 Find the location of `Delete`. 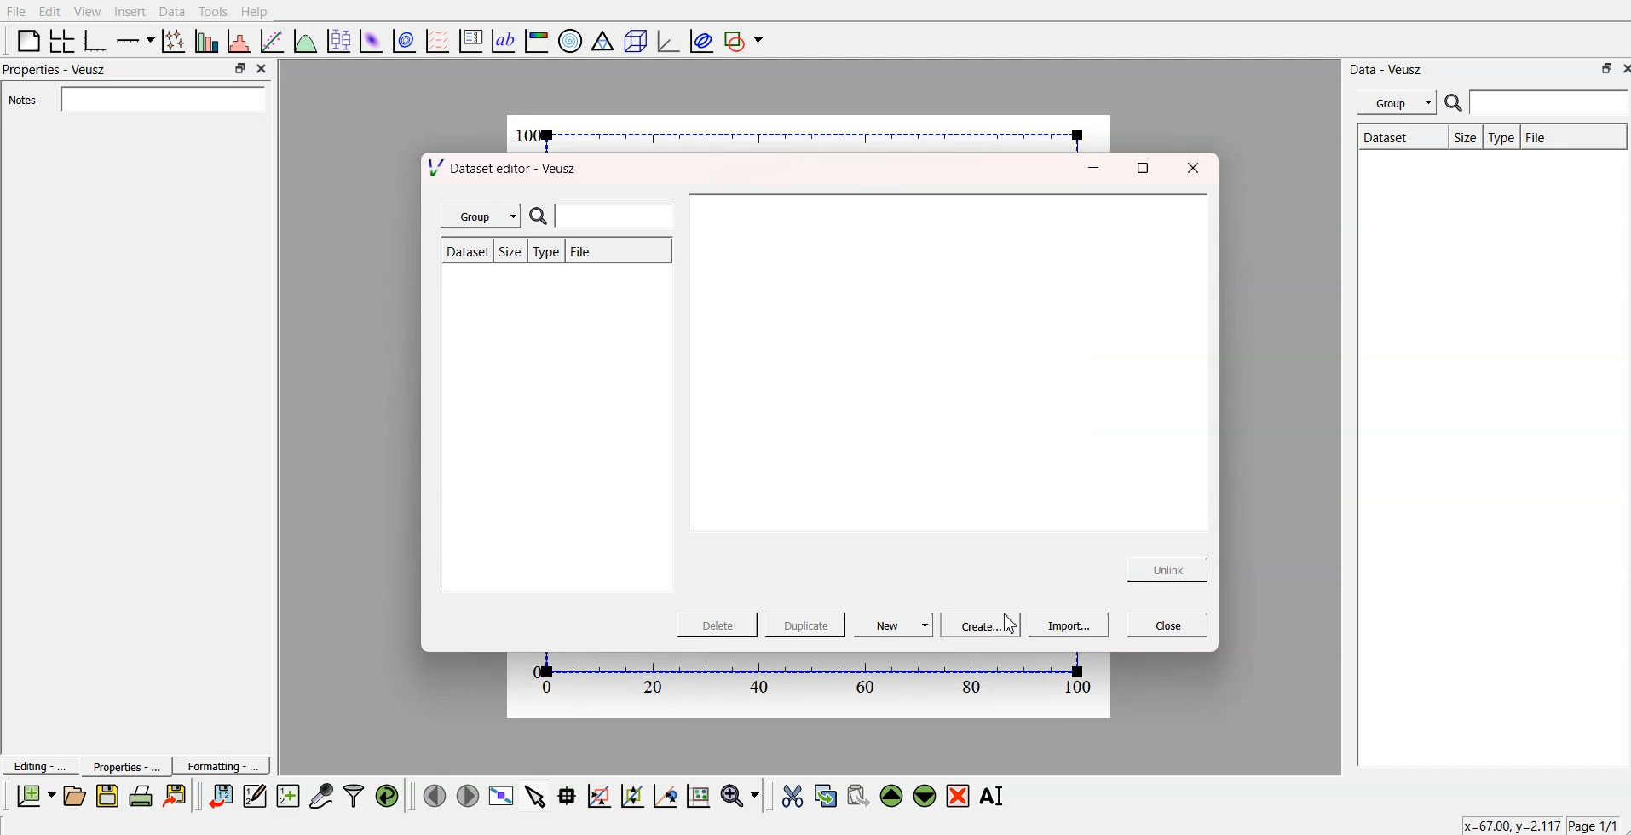

Delete is located at coordinates (720, 625).